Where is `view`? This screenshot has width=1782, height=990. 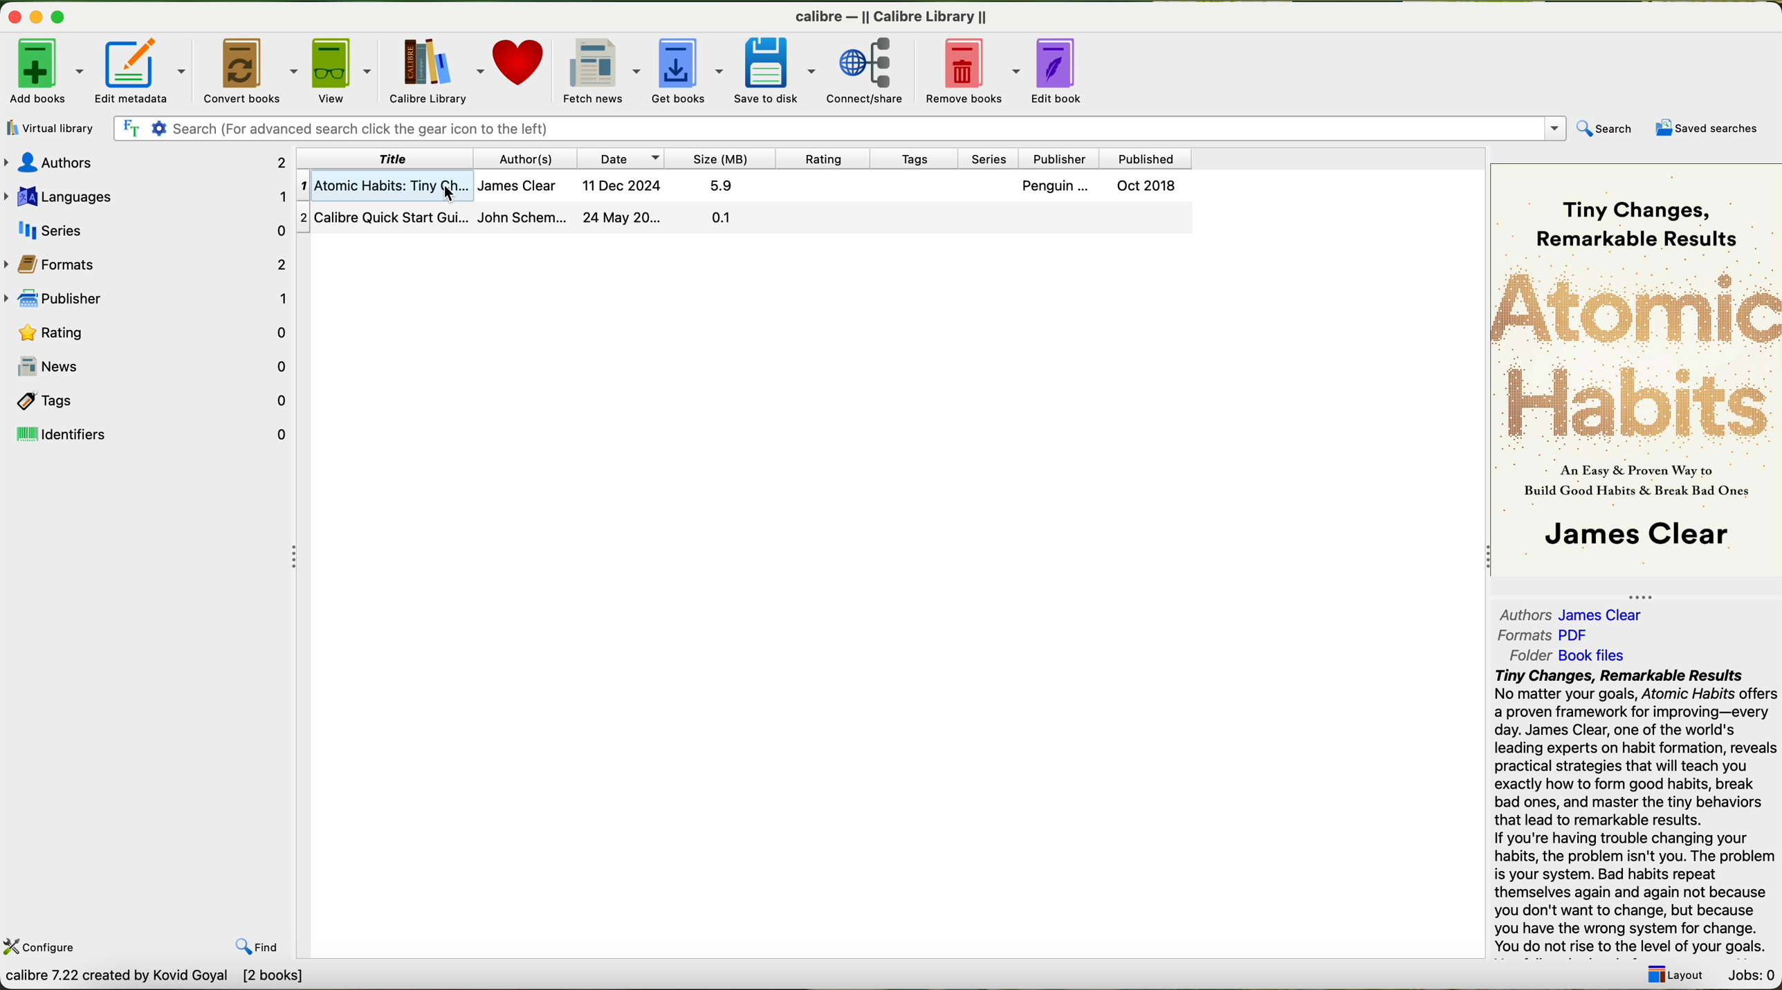 view is located at coordinates (340, 71).